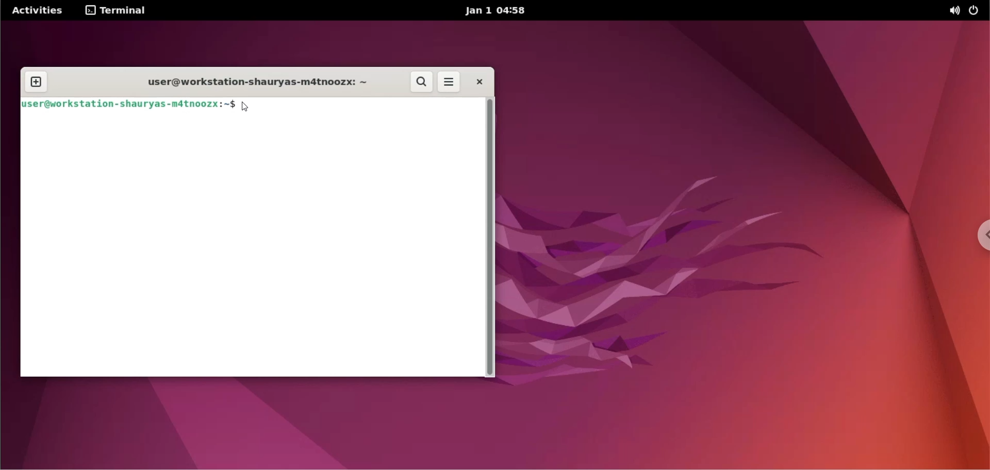 The image size is (990, 470). What do you see at coordinates (498, 11) in the screenshot?
I see `Jan 1 04:58` at bounding box center [498, 11].